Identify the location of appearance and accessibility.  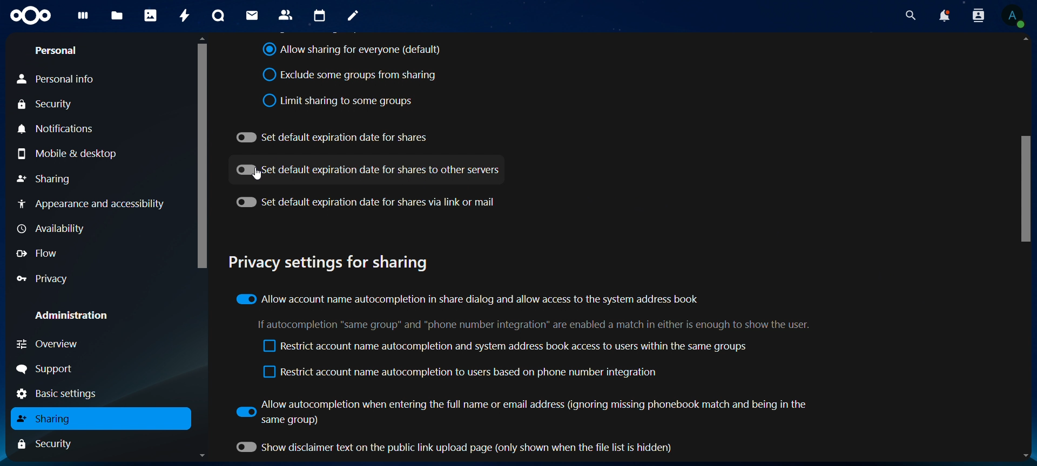
(95, 203).